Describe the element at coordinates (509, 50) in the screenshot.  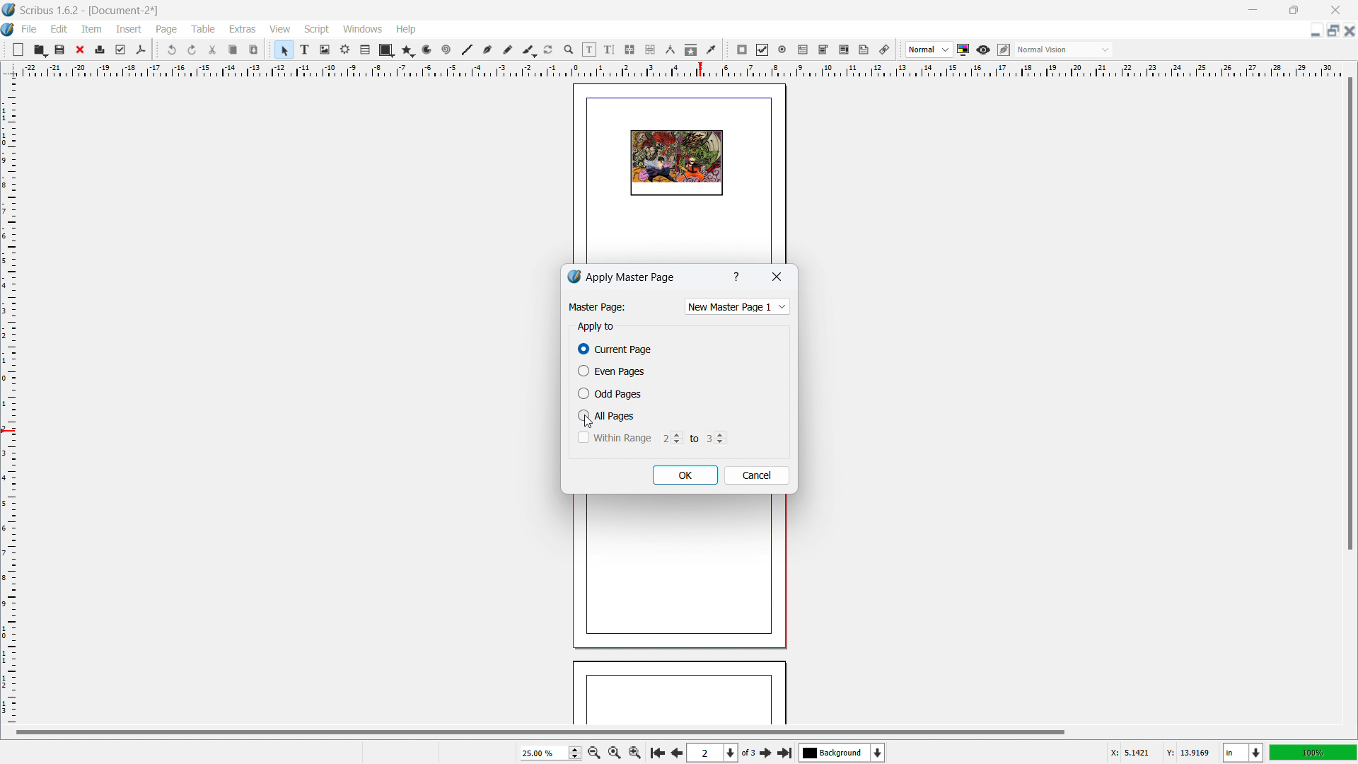
I see `freehand line` at that location.